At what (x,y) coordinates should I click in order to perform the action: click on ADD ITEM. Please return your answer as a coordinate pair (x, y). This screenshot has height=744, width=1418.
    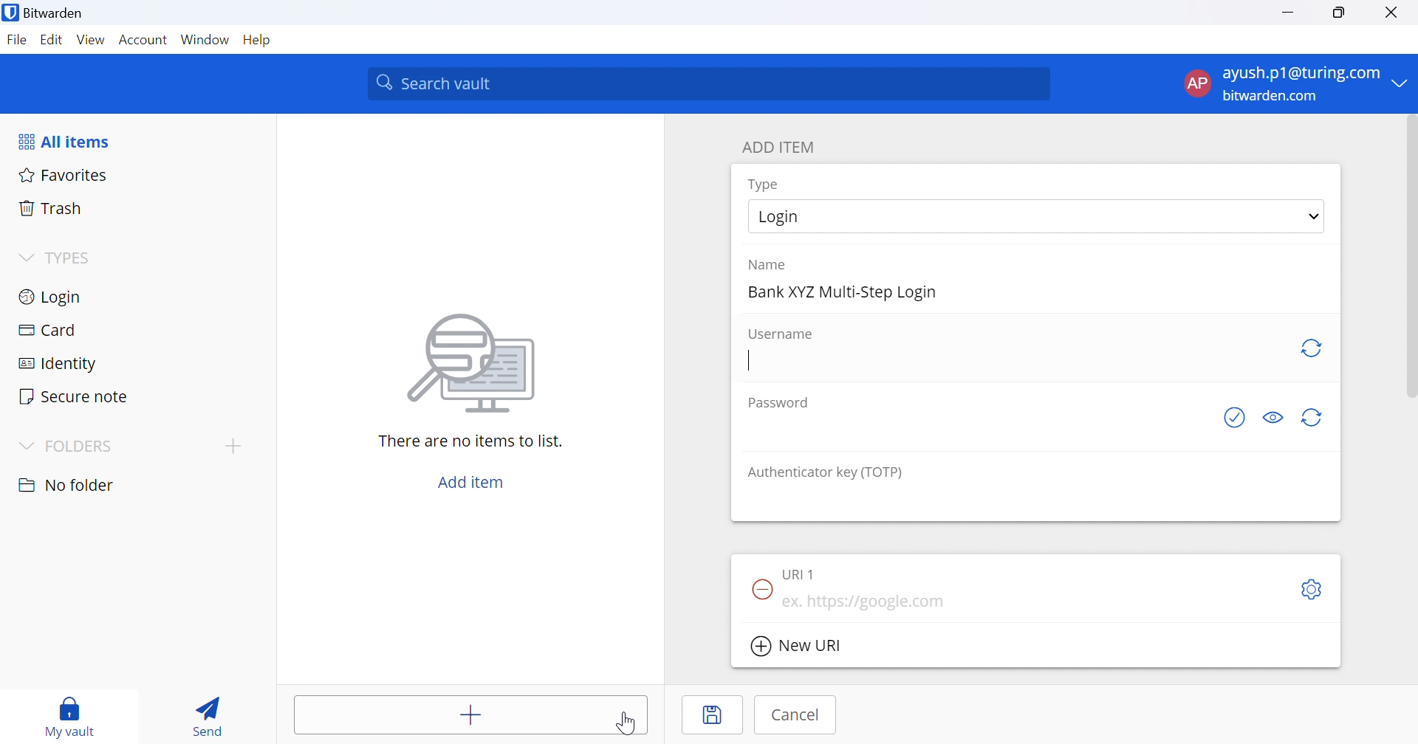
    Looking at the image, I should click on (782, 145).